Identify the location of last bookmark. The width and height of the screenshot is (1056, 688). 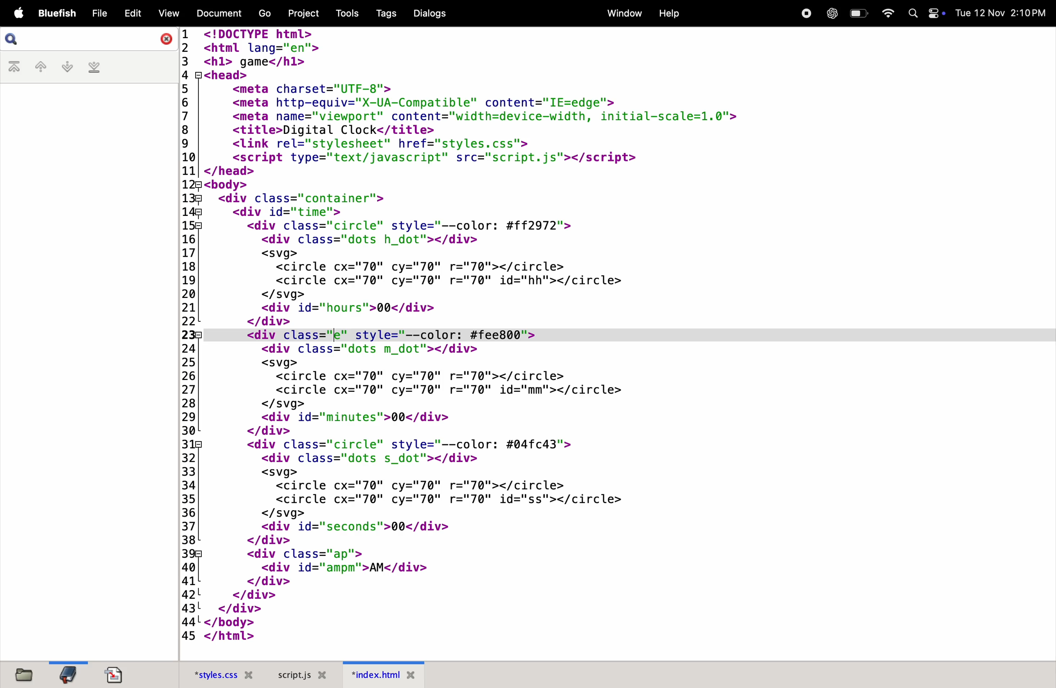
(96, 67).